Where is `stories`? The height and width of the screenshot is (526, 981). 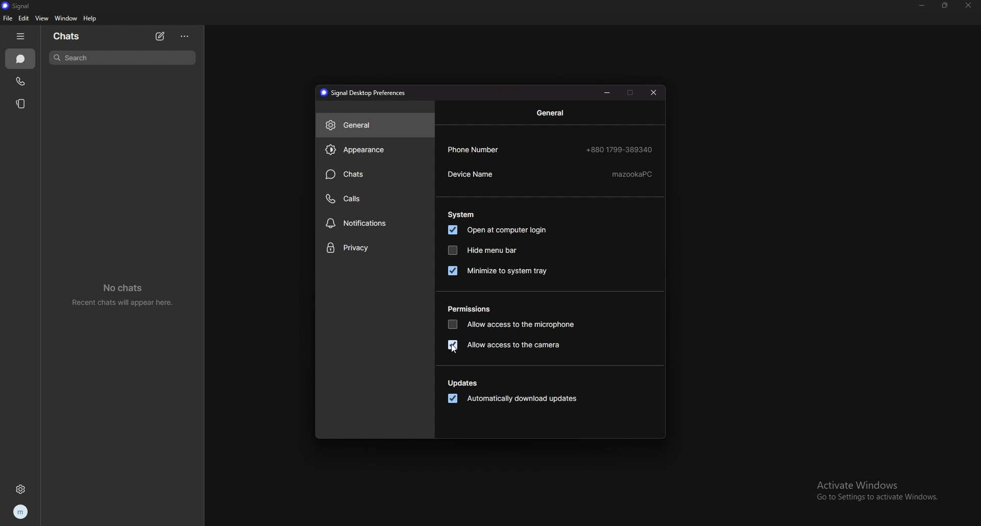 stories is located at coordinates (24, 104).